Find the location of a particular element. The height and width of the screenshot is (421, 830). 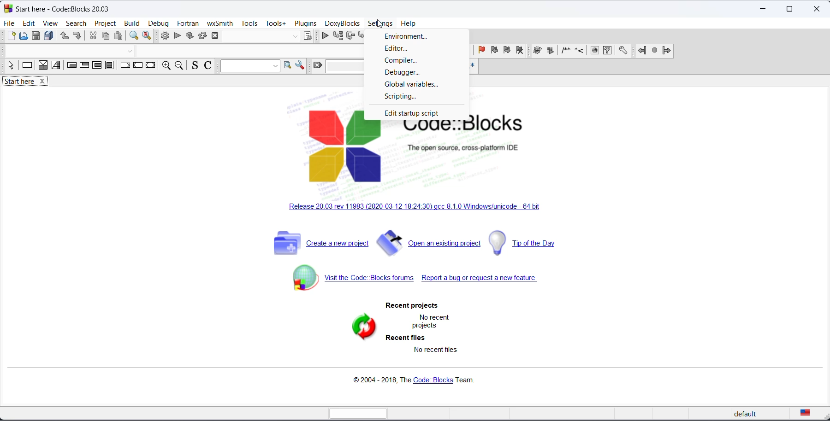

build is located at coordinates (164, 35).